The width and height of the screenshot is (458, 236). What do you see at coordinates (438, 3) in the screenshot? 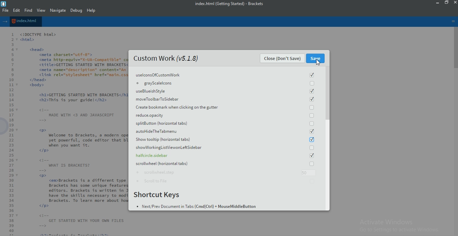
I see `minimize` at bounding box center [438, 3].